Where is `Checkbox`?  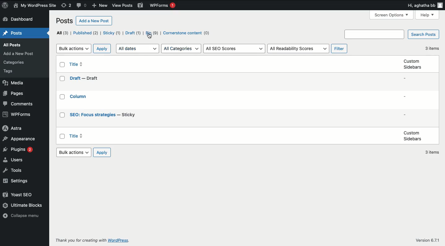 Checkbox is located at coordinates (63, 97).